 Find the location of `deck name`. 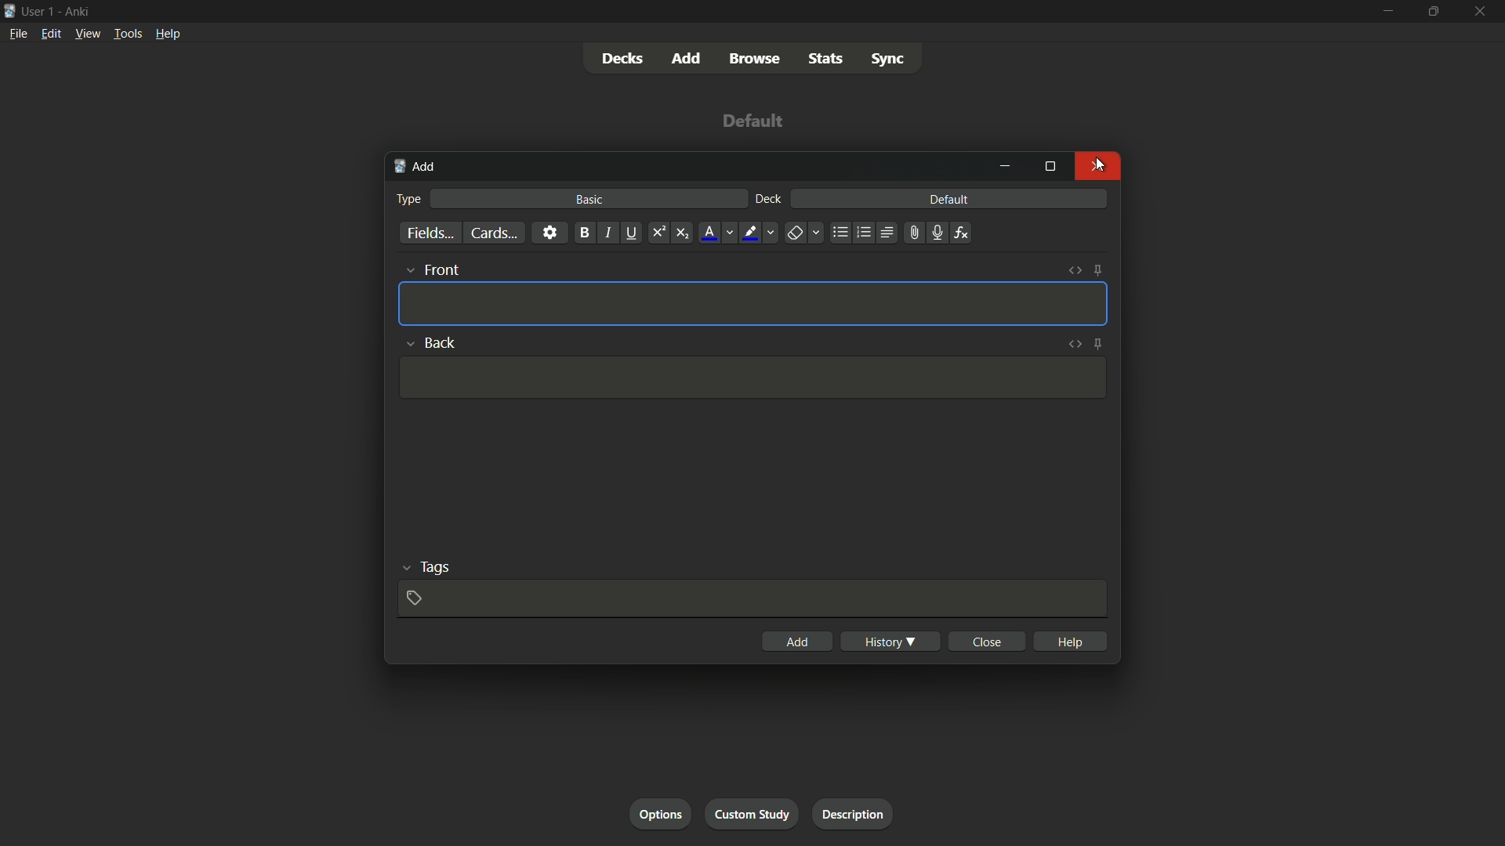

deck name is located at coordinates (756, 122).